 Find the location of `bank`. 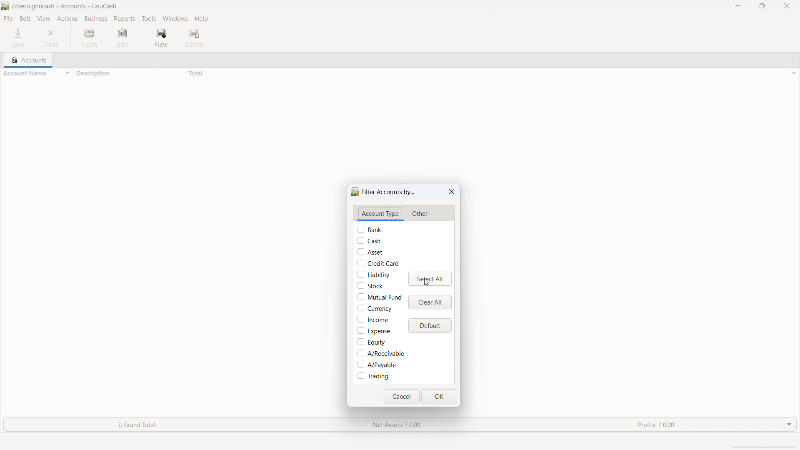

bank is located at coordinates (370, 229).